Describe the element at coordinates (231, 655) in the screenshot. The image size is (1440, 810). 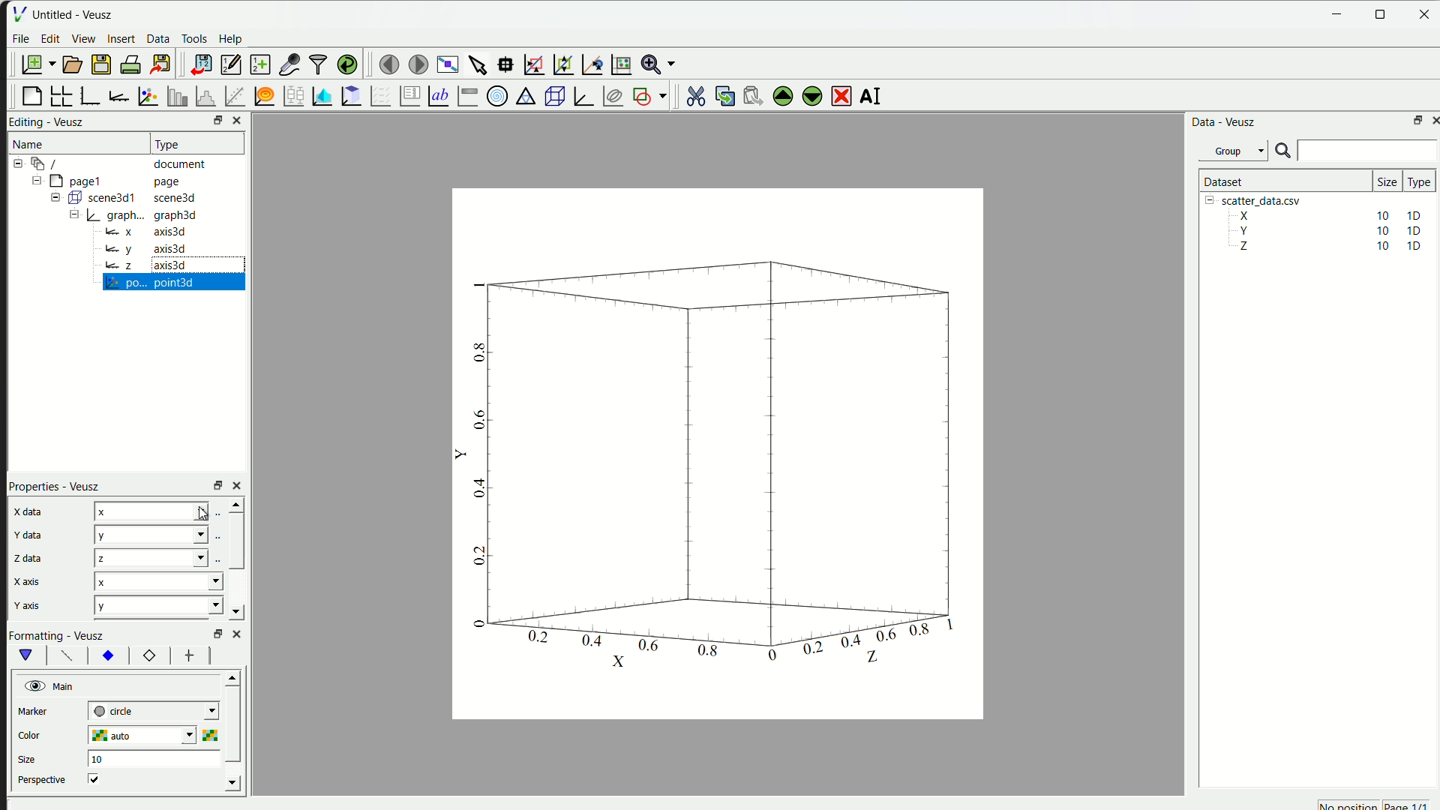
I see `left right button` at that location.